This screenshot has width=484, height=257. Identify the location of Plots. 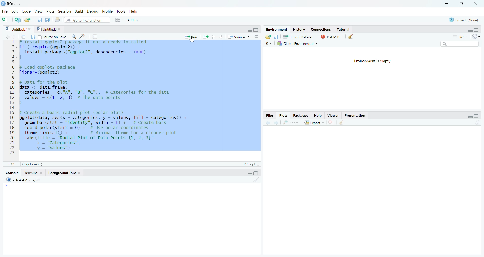
(50, 12).